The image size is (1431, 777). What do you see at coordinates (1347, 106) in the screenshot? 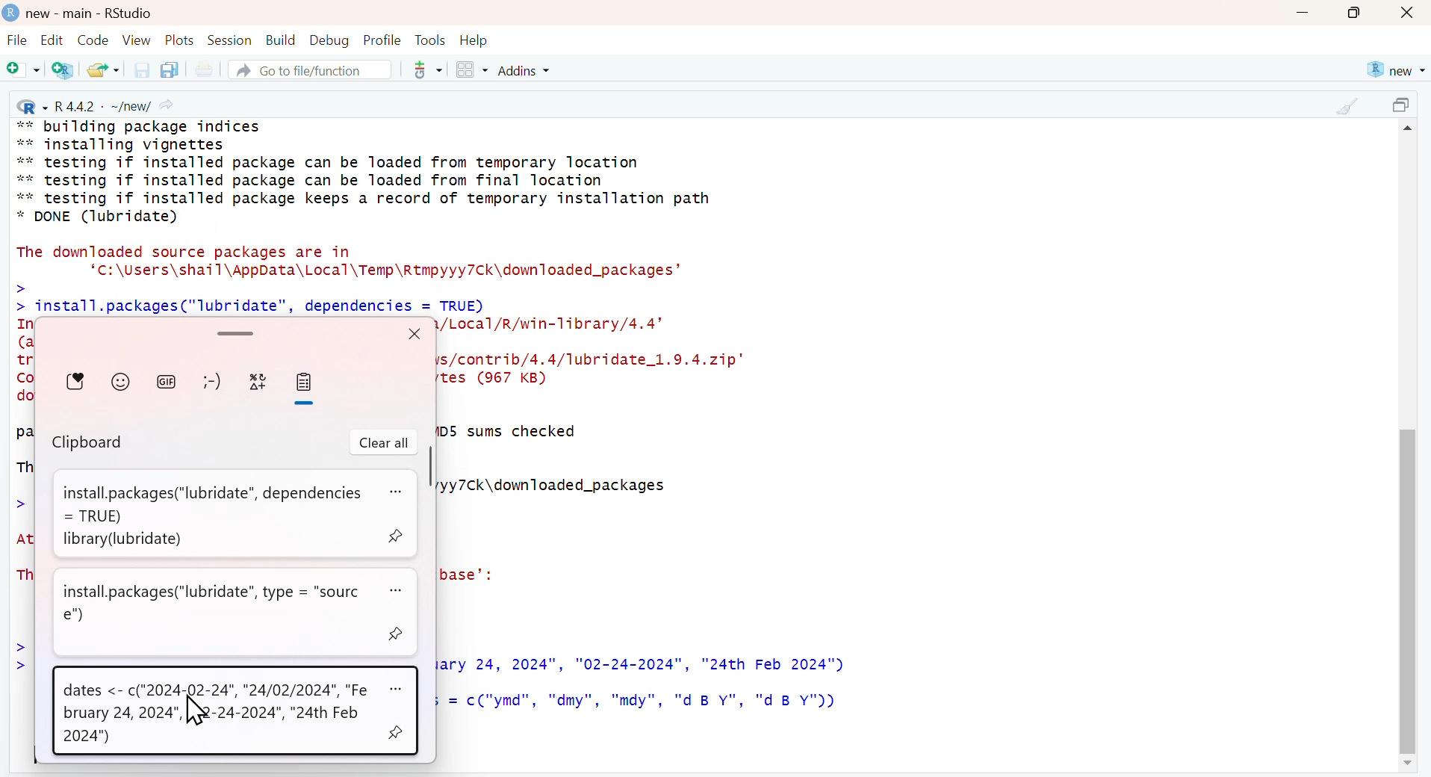
I see `clear console` at bounding box center [1347, 106].